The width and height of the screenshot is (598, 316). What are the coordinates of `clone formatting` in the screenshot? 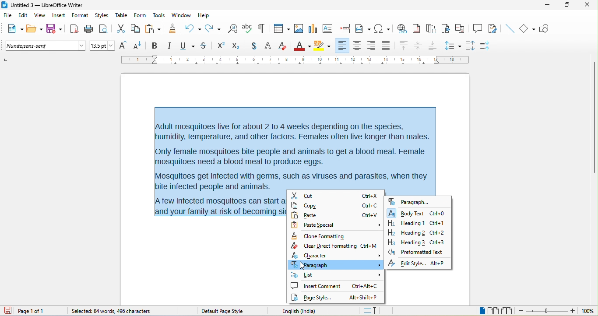 It's located at (172, 28).